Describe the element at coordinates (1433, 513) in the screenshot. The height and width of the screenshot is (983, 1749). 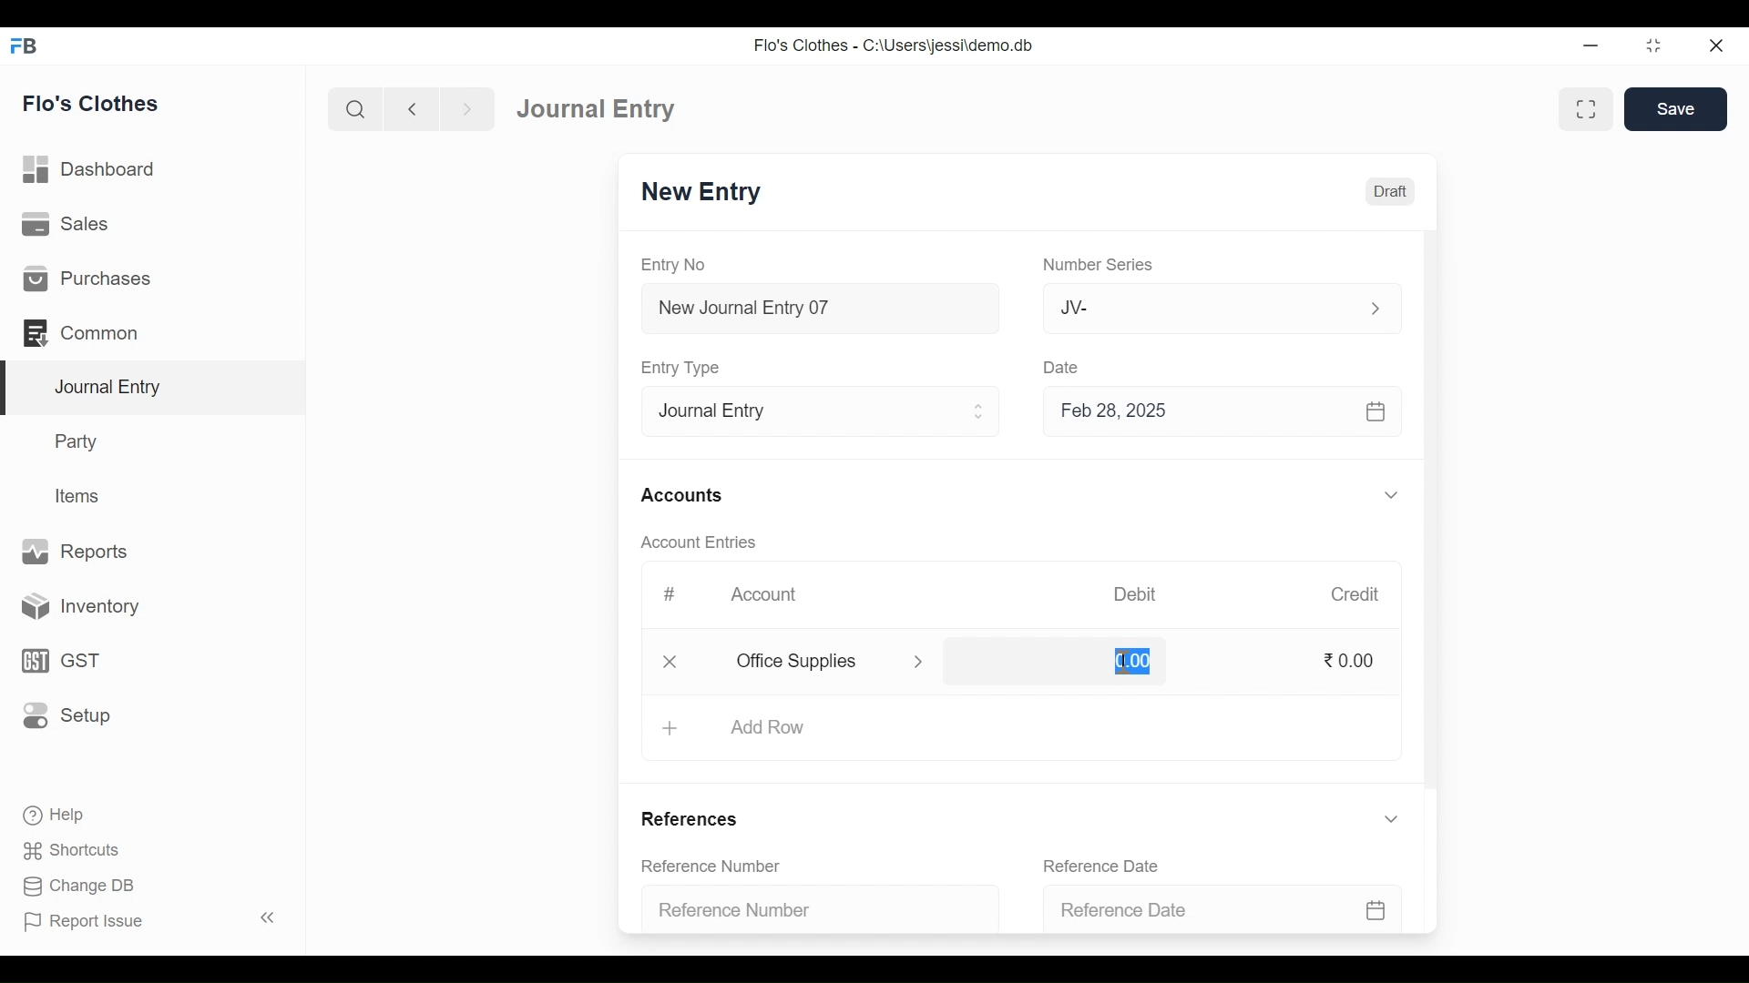
I see `Vertical Scroll bar` at that location.